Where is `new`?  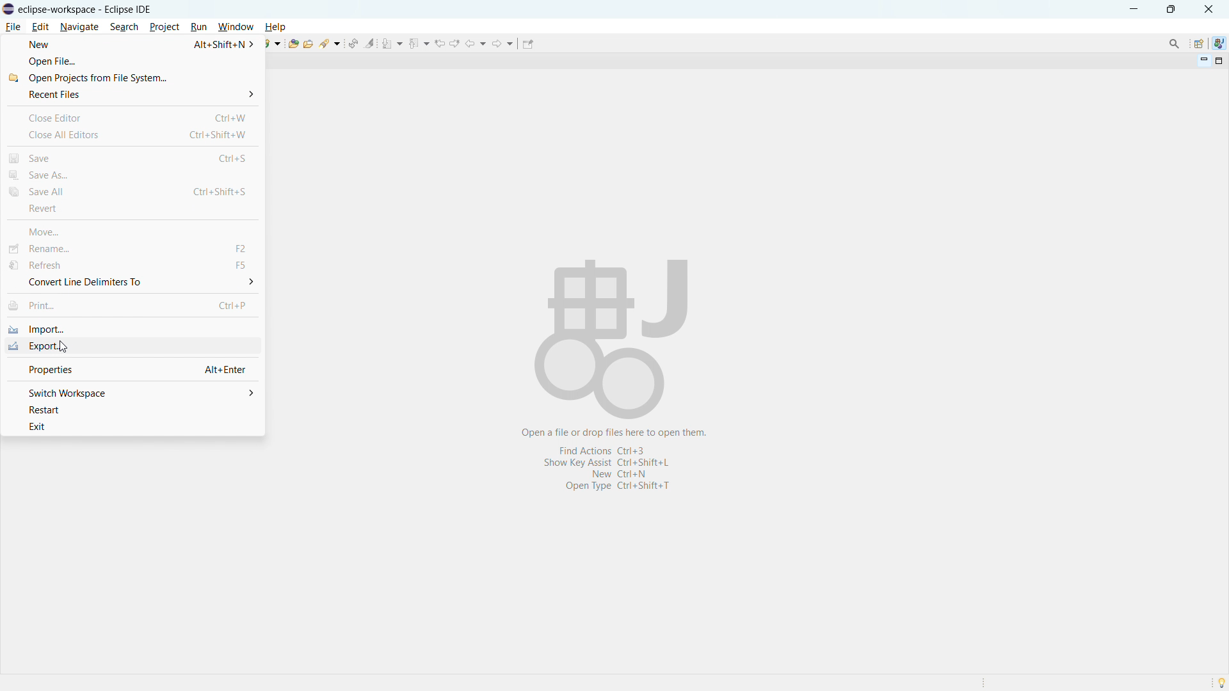 new is located at coordinates (132, 44).